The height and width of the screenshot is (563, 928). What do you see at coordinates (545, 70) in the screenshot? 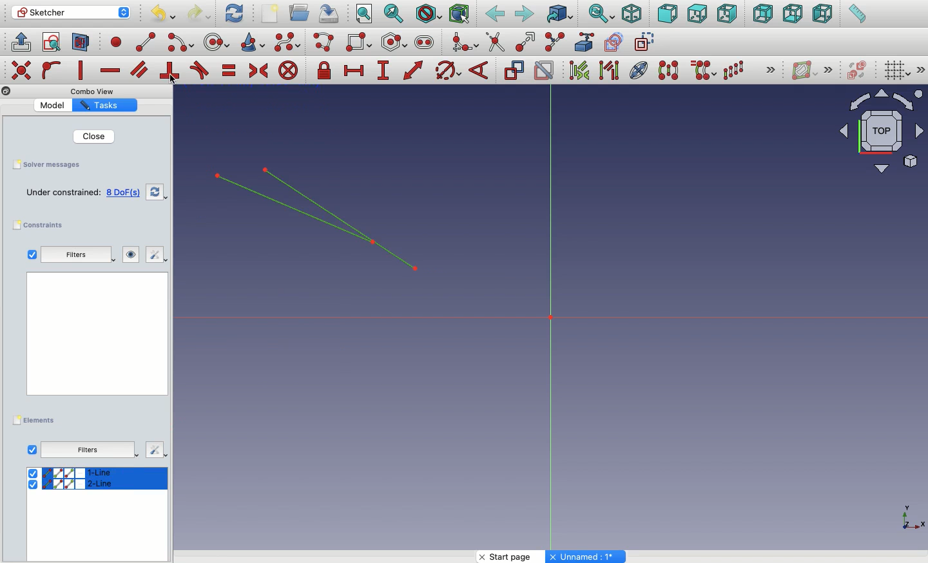
I see `Activate/deactivate constraint` at bounding box center [545, 70].